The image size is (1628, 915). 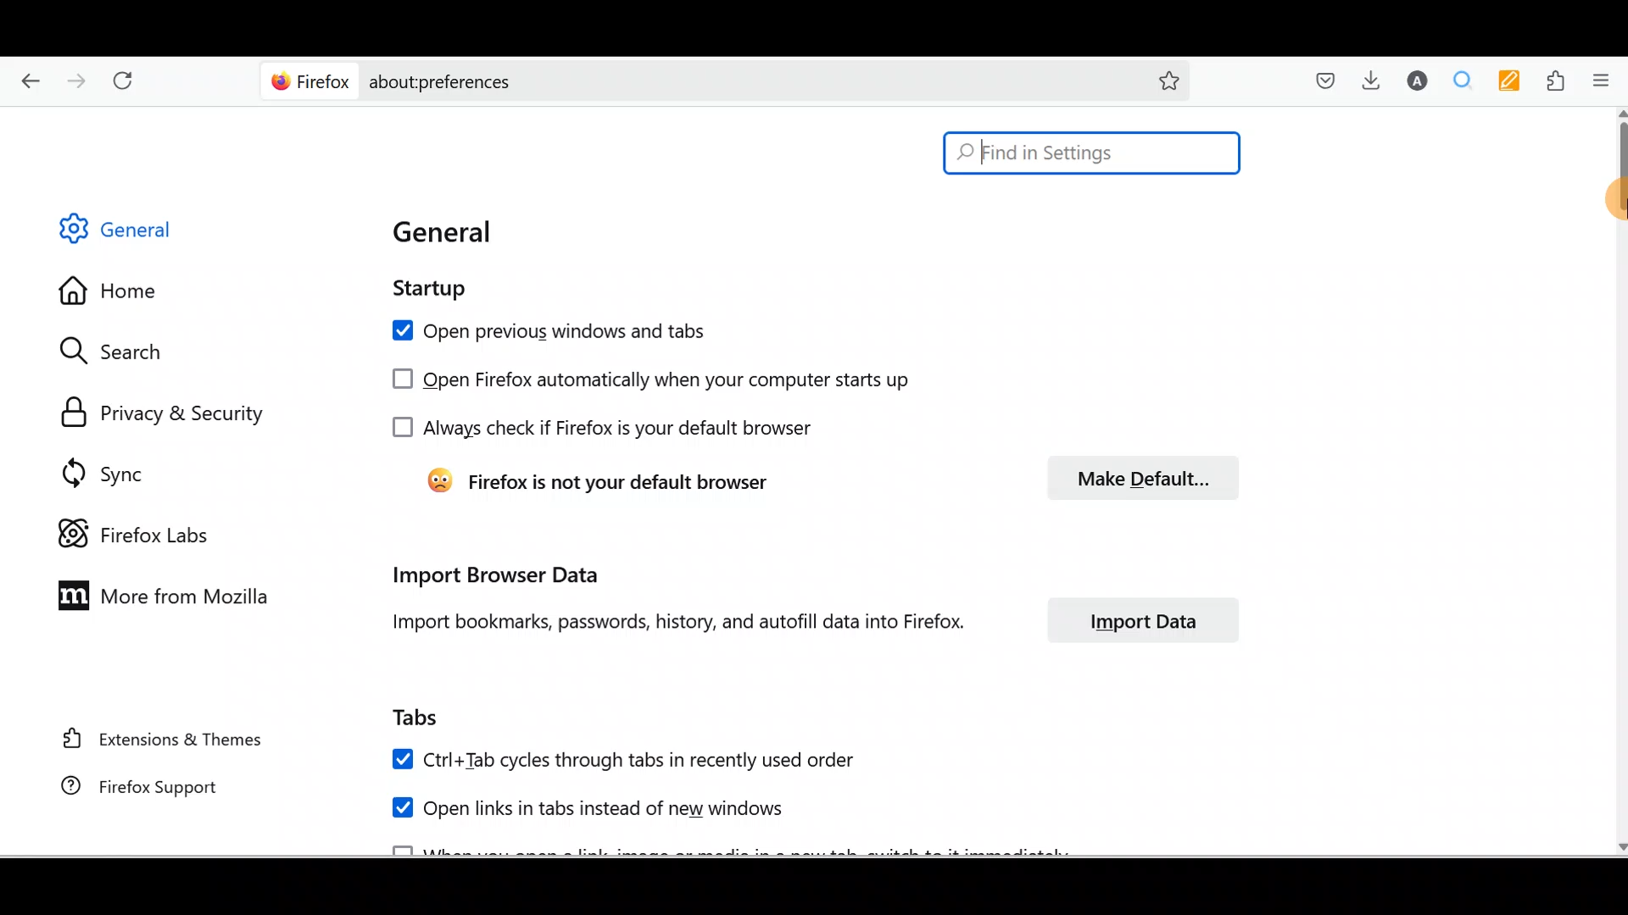 What do you see at coordinates (79, 84) in the screenshot?
I see `Go forward one page` at bounding box center [79, 84].